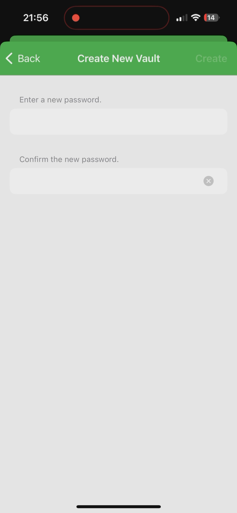 The width and height of the screenshot is (237, 513). I want to click on enter a new password, so click(60, 98).